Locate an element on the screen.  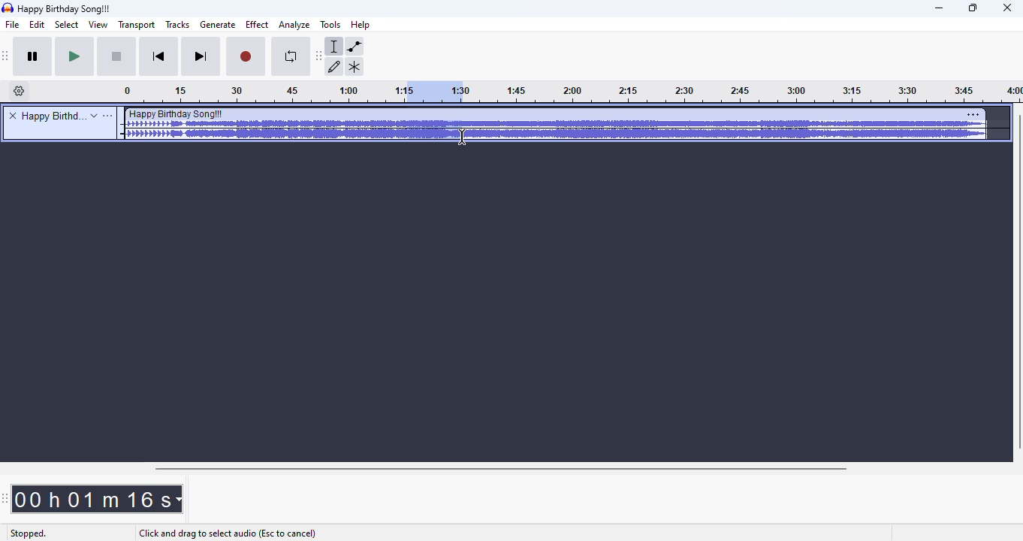
generate is located at coordinates (218, 25).